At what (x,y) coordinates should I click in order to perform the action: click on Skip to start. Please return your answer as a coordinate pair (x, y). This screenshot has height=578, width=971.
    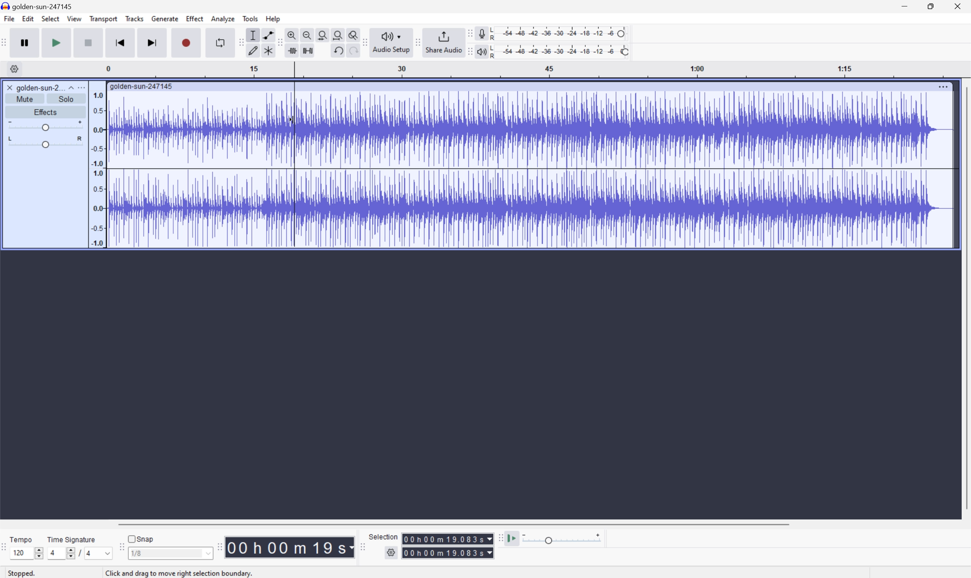
    Looking at the image, I should click on (121, 42).